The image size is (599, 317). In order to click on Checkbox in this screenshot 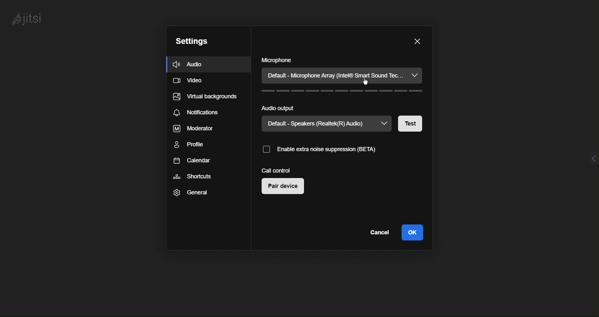, I will do `click(266, 150)`.